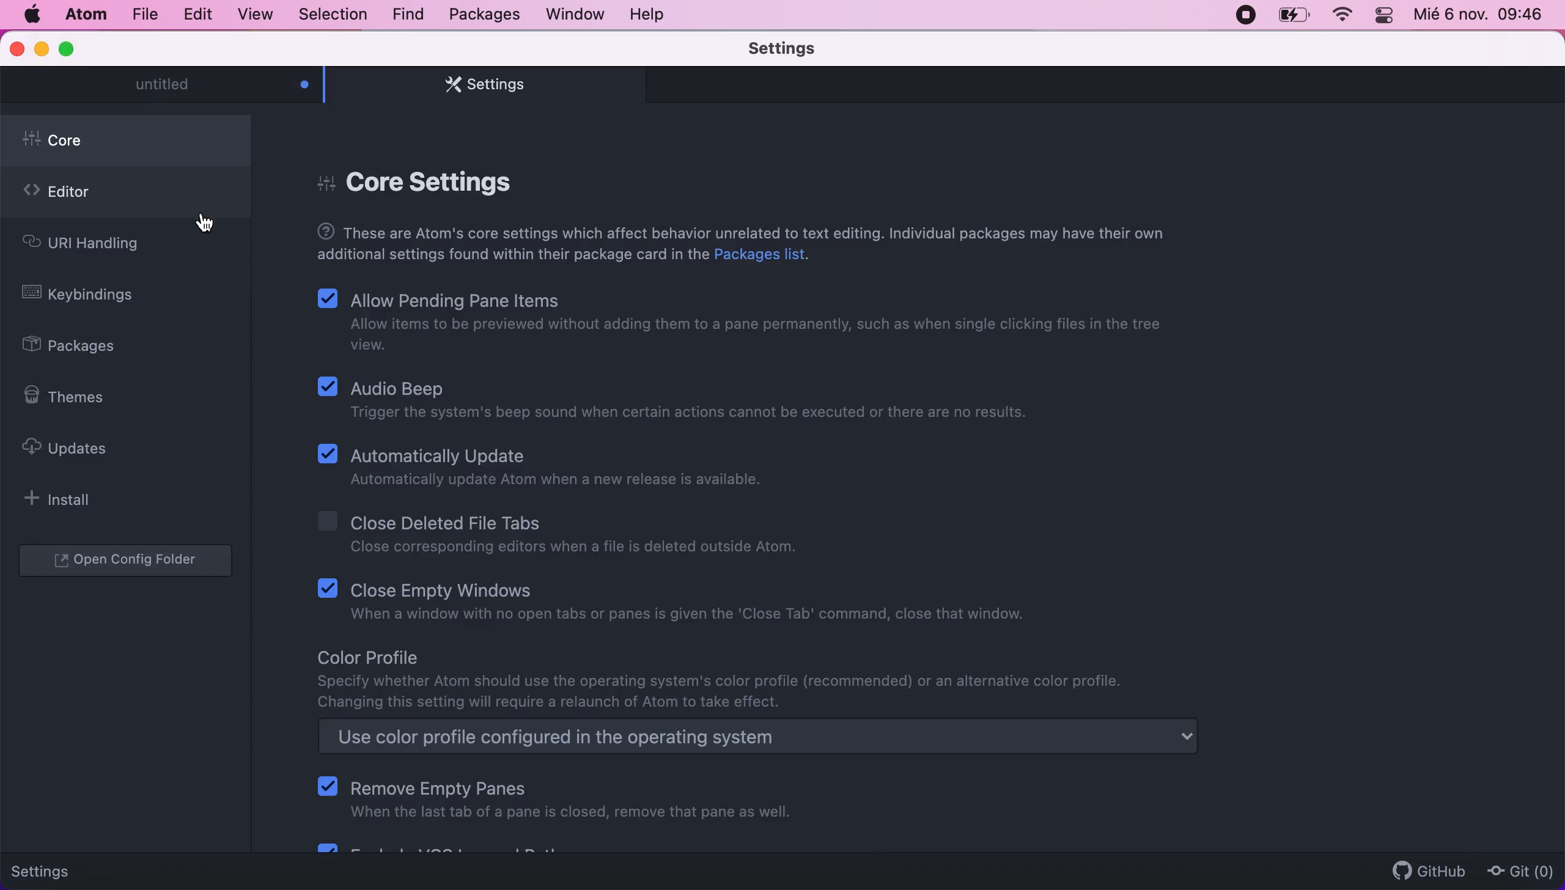 The height and width of the screenshot is (890, 1565). What do you see at coordinates (333, 15) in the screenshot?
I see `selection` at bounding box center [333, 15].